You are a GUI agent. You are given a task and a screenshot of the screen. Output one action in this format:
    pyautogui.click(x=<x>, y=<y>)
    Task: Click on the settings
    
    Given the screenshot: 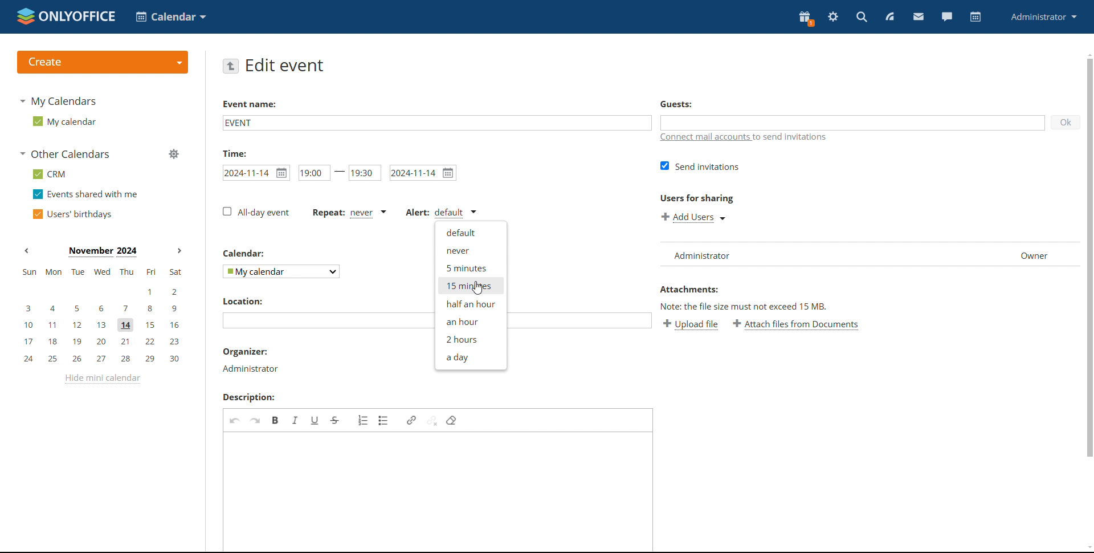 What is the action you would take?
    pyautogui.click(x=832, y=17)
    